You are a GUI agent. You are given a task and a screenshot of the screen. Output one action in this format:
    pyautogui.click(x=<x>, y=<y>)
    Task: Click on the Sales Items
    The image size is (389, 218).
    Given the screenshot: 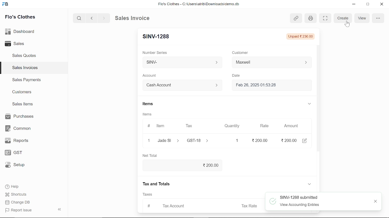 What is the action you would take?
    pyautogui.click(x=22, y=105)
    